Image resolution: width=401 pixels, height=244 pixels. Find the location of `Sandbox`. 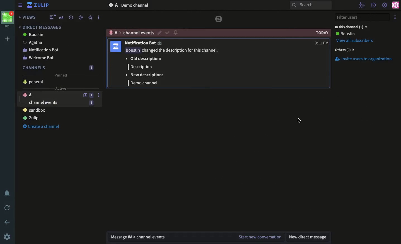

Sandbox is located at coordinates (36, 110).